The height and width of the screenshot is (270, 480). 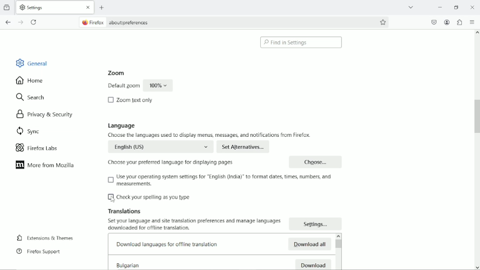 I want to click on Open application menu, so click(x=472, y=22).